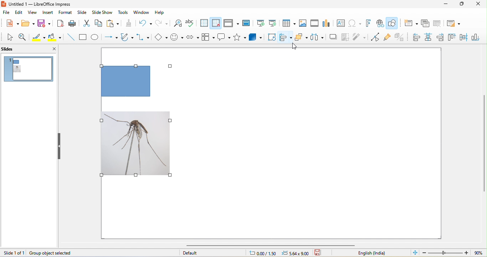 This screenshot has height=257, width=487. I want to click on bottom, so click(477, 39).